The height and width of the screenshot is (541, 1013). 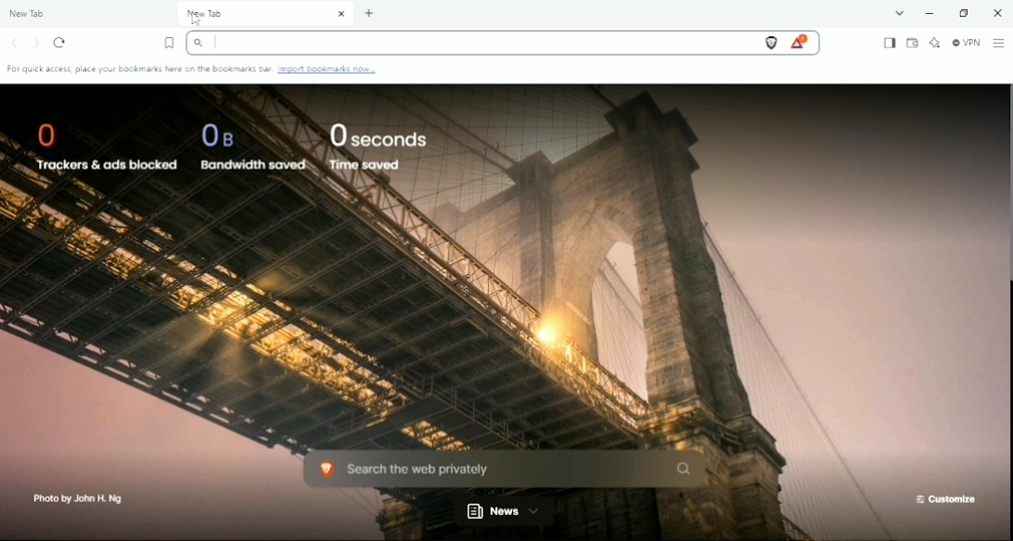 What do you see at coordinates (251, 145) in the screenshot?
I see `0B Bandwidth saved` at bounding box center [251, 145].